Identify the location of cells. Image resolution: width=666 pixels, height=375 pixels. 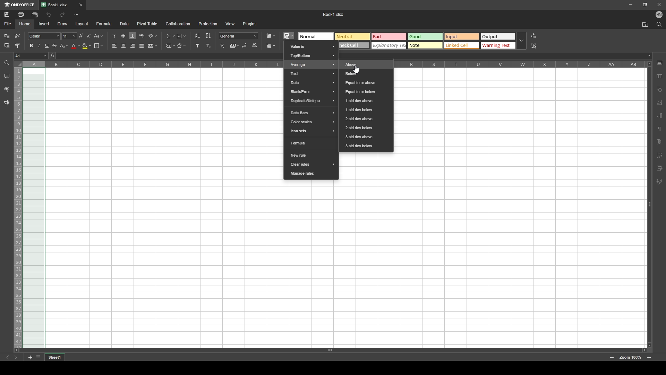
(339, 265).